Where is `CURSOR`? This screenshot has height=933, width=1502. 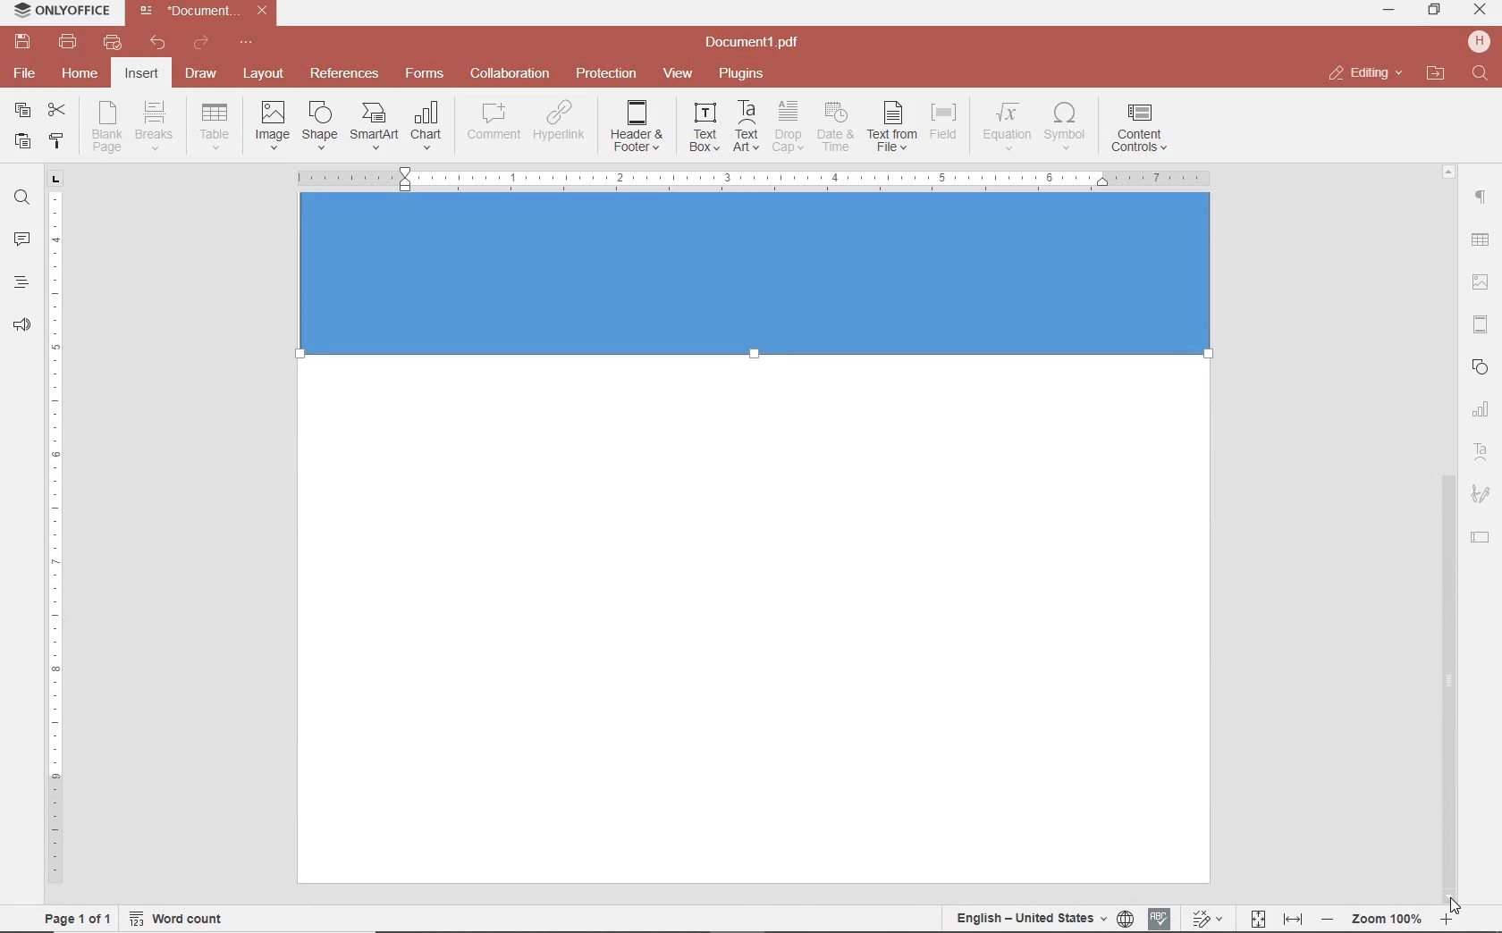
CURSOR is located at coordinates (1454, 906).